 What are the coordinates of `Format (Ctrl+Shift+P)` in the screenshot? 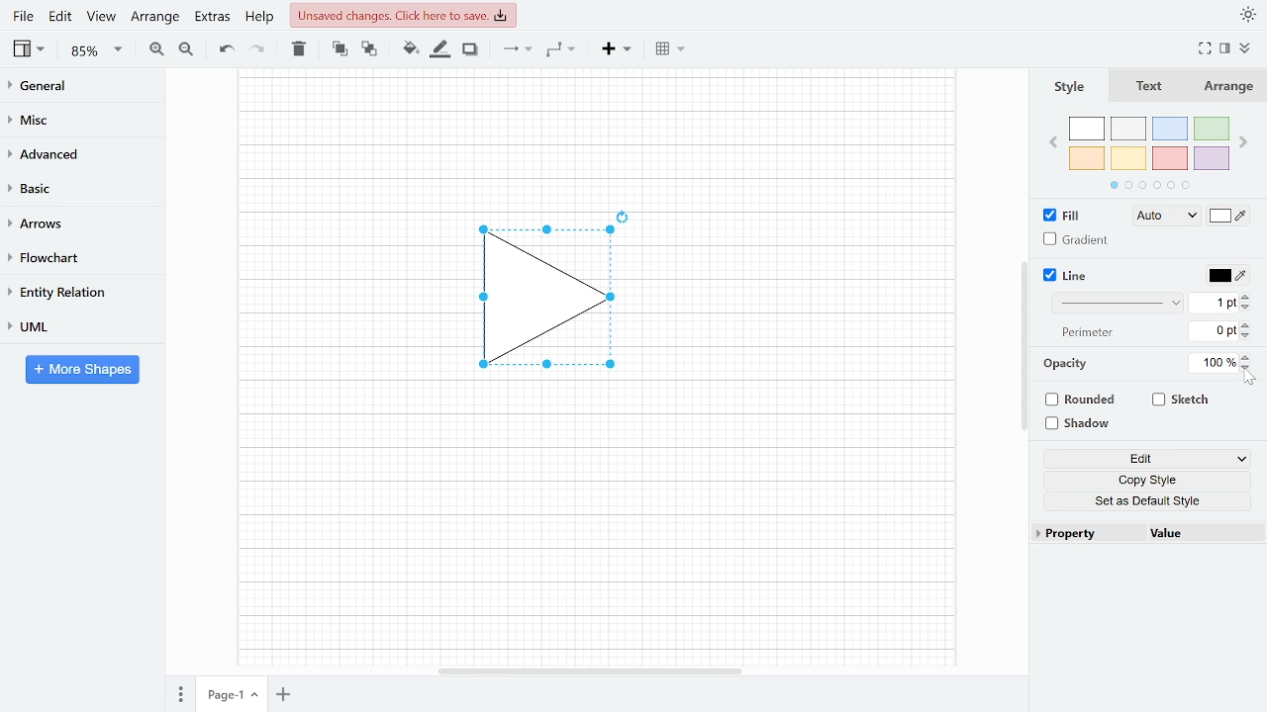 It's located at (1225, 49).